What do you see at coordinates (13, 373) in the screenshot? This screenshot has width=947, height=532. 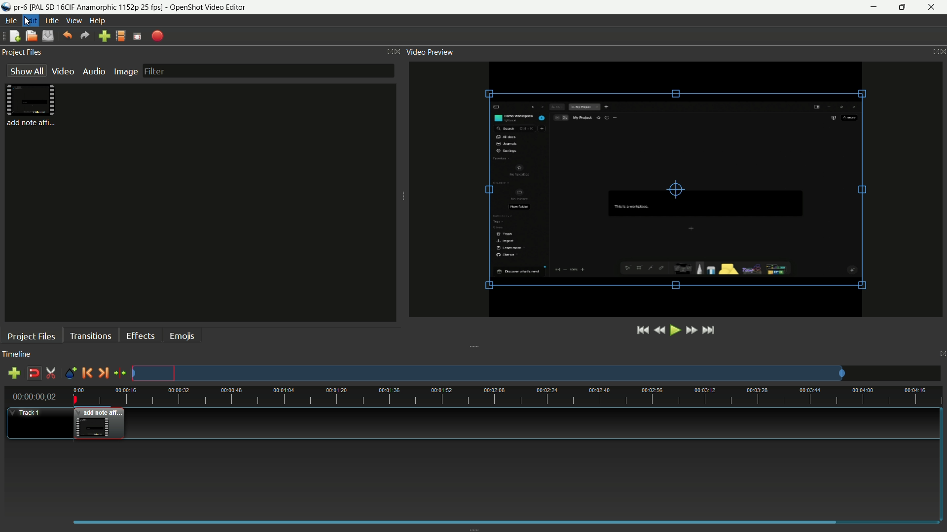 I see `add track` at bounding box center [13, 373].